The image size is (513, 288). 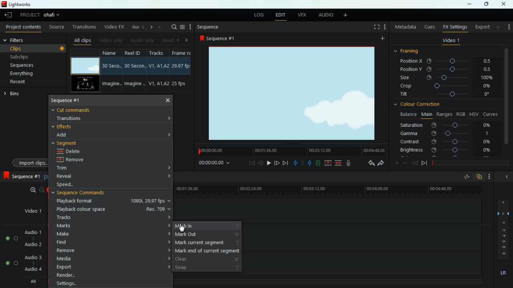 I want to click on size, so click(x=445, y=78).